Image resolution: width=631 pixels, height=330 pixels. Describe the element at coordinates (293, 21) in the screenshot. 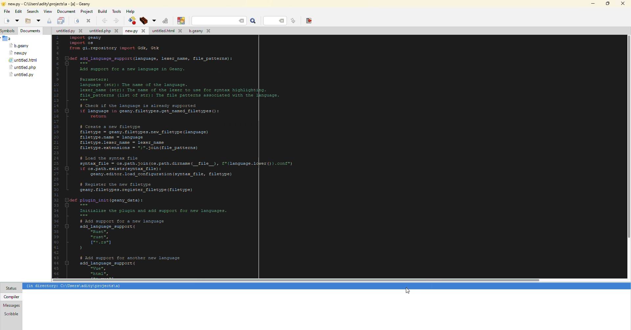

I see `line number` at that location.